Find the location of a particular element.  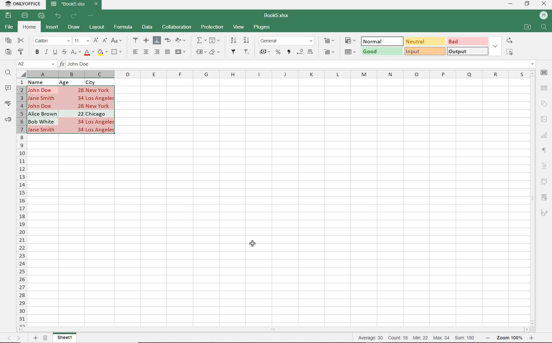

FIND is located at coordinates (8, 73).